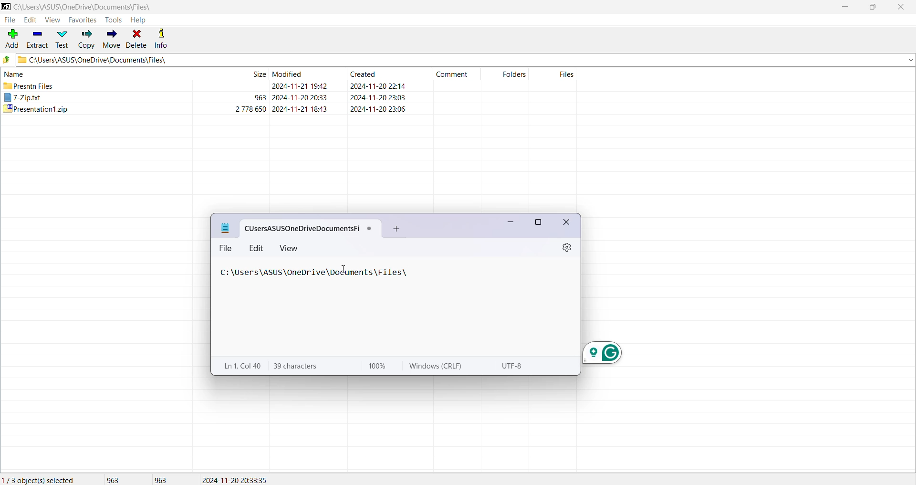  What do you see at coordinates (379, 97) in the screenshot?
I see `created date & tim` at bounding box center [379, 97].